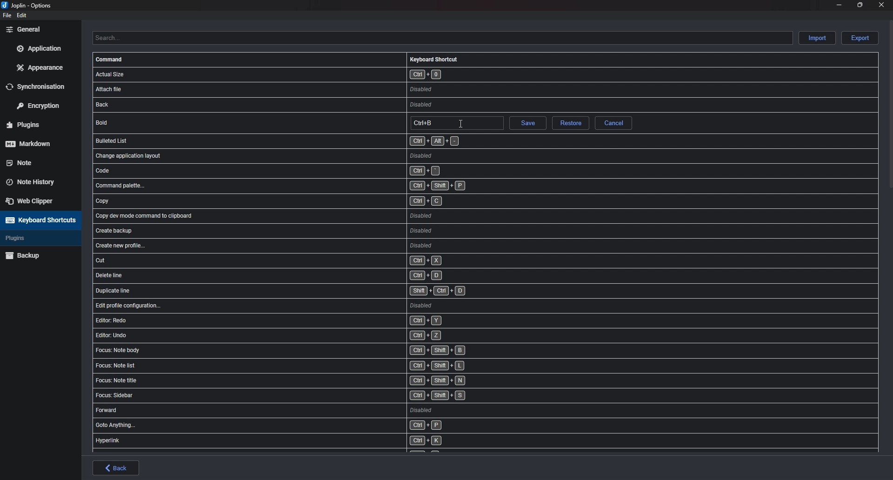  I want to click on Back up, so click(38, 255).